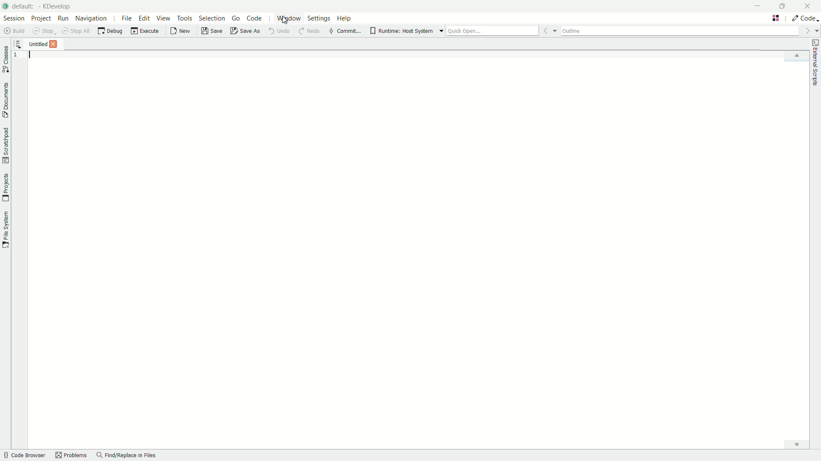 This screenshot has width=821, height=461. I want to click on up, so click(791, 56).